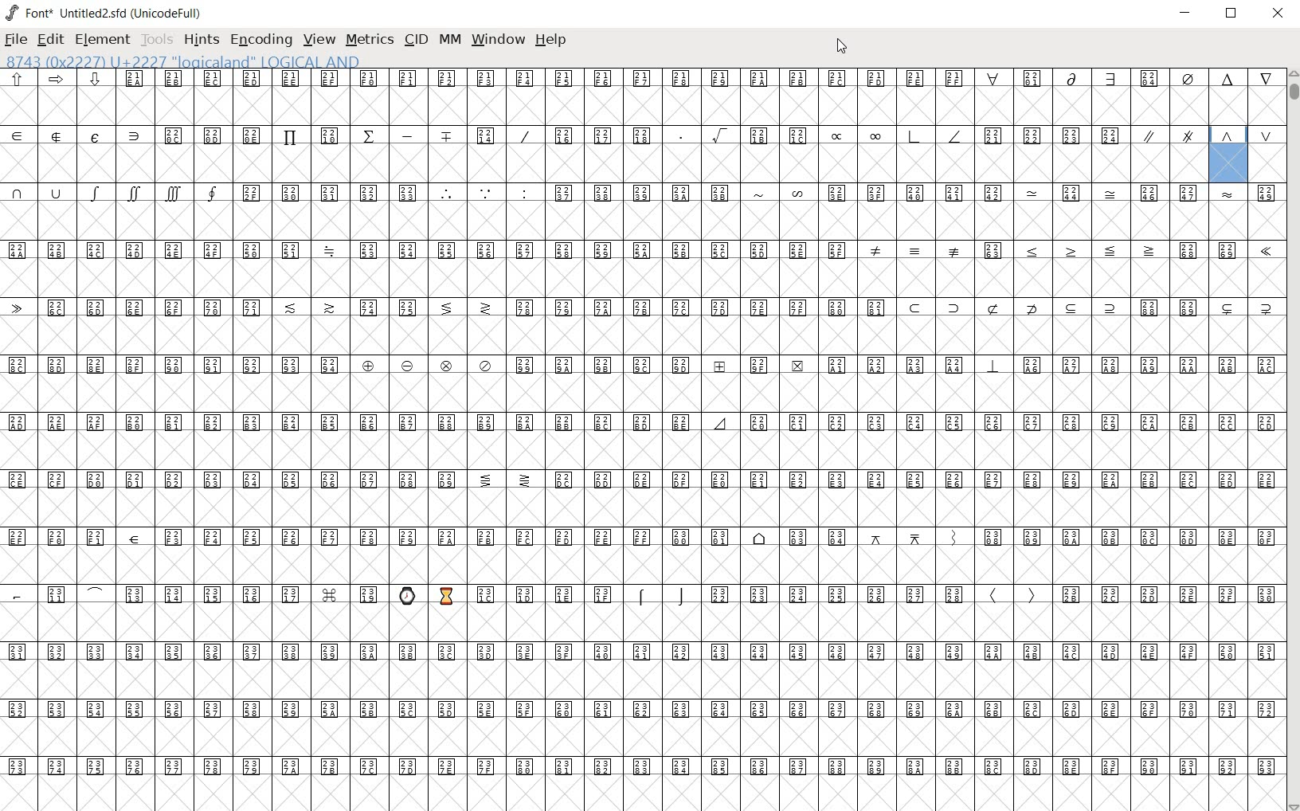 The width and height of the screenshot is (1300, 811). I want to click on file, so click(16, 41).